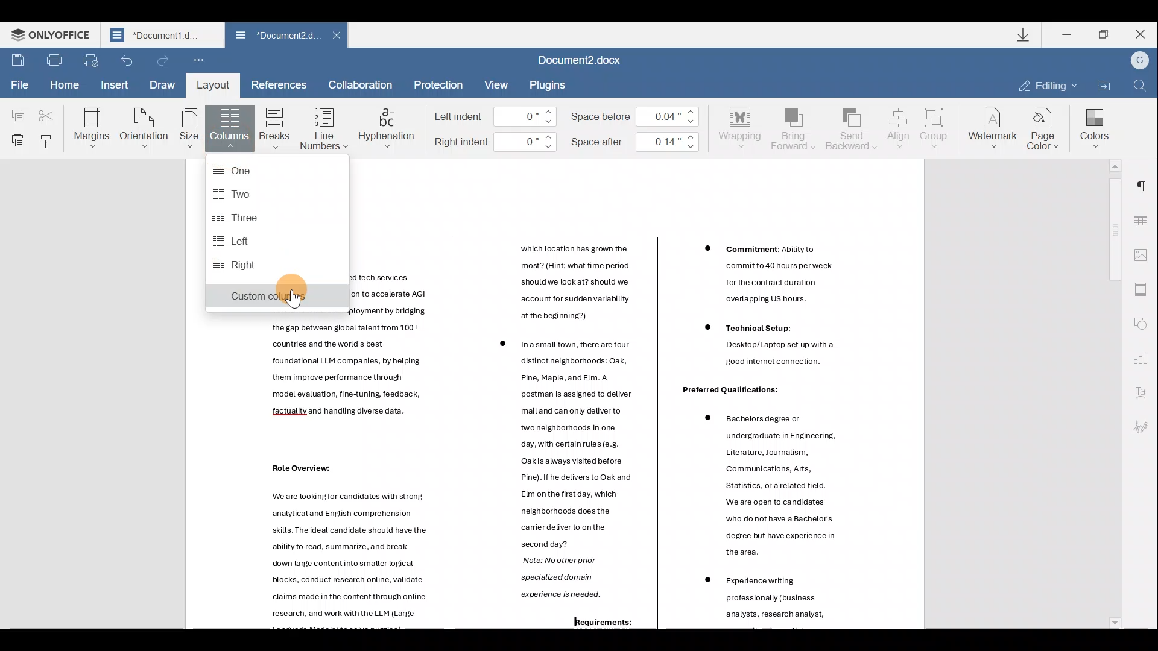 This screenshot has height=651, width=1158. I want to click on Bring forward, so click(794, 127).